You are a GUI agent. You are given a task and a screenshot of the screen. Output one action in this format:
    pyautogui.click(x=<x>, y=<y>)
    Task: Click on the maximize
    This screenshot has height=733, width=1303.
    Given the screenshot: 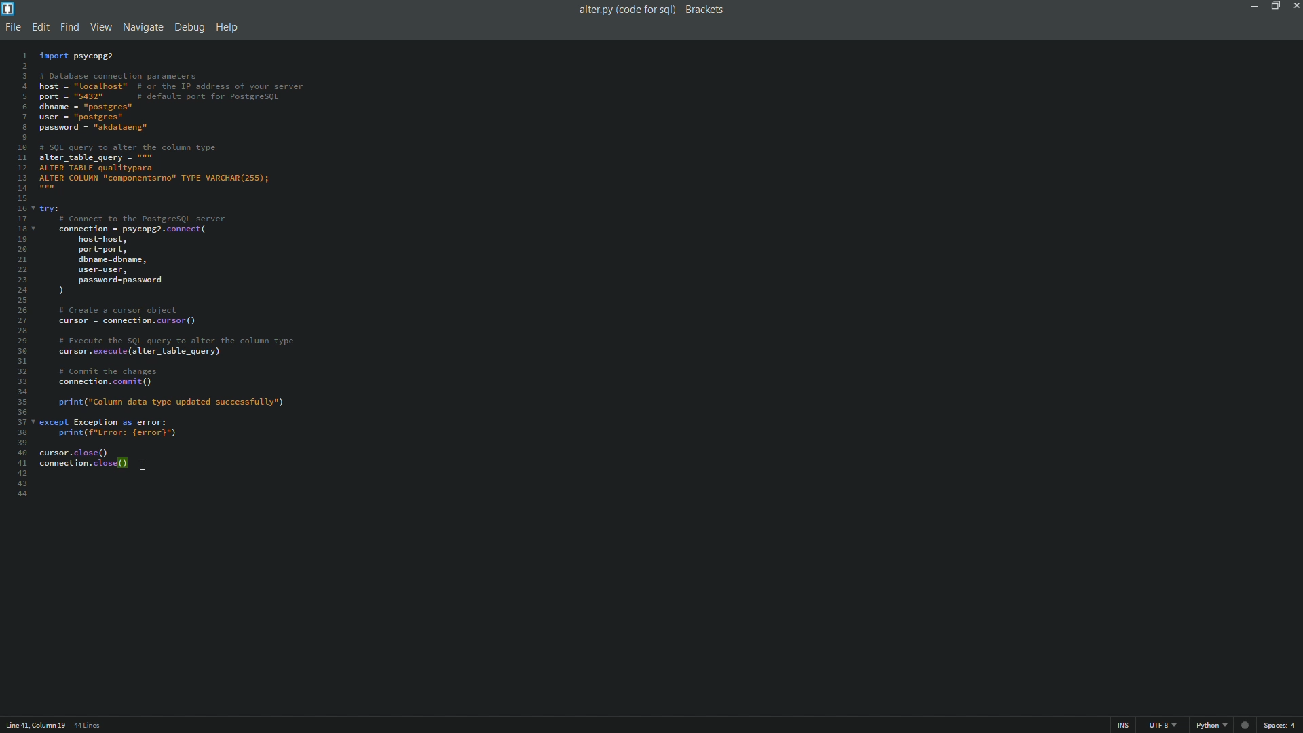 What is the action you would take?
    pyautogui.click(x=1272, y=5)
    